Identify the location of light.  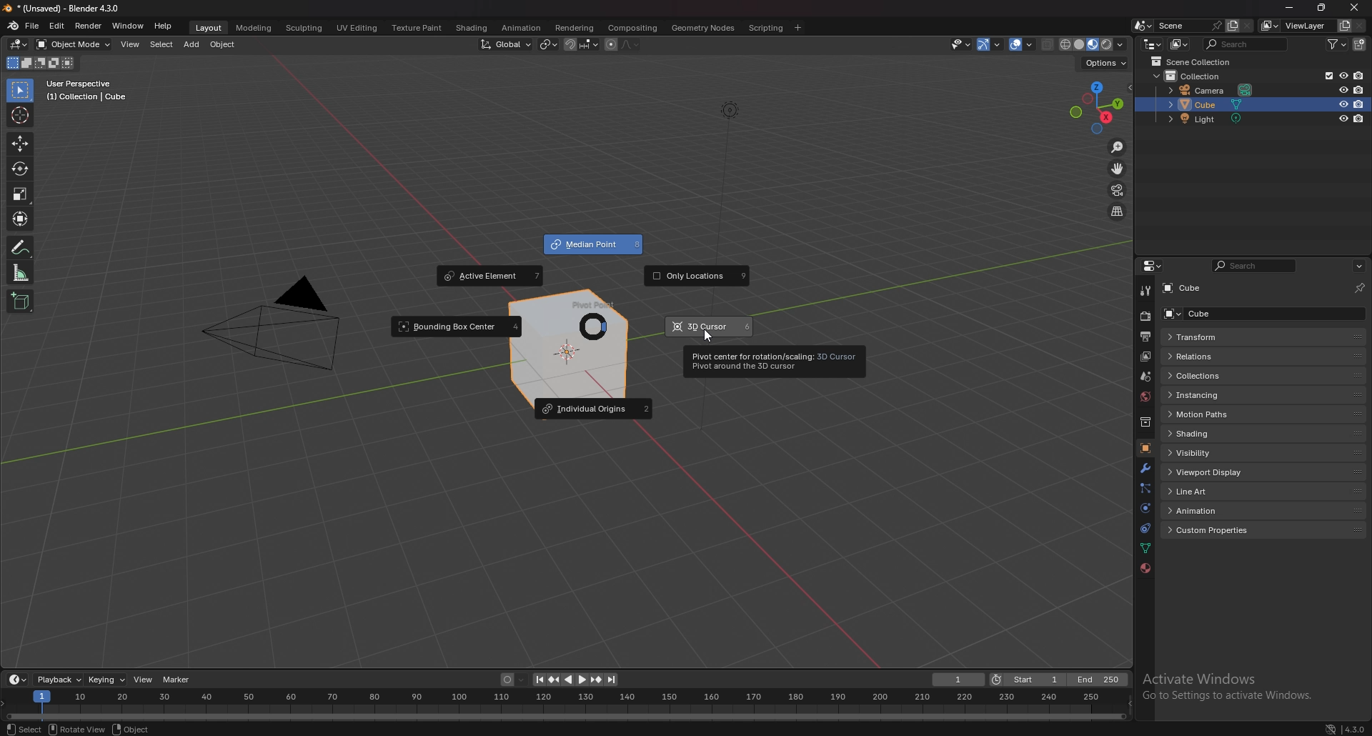
(1208, 119).